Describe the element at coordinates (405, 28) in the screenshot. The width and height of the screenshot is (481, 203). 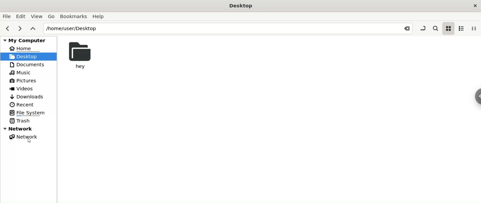
I see `Close` at that location.